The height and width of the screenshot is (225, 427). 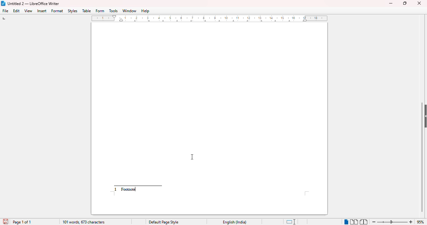 I want to click on LibreOffice logo, so click(x=3, y=3).